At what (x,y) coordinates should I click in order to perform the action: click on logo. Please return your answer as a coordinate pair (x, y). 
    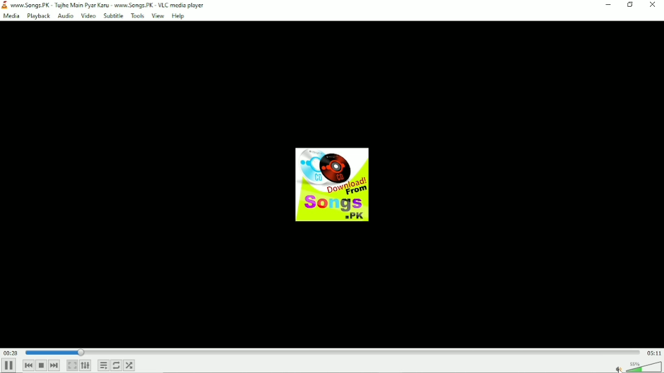
    Looking at the image, I should click on (5, 4).